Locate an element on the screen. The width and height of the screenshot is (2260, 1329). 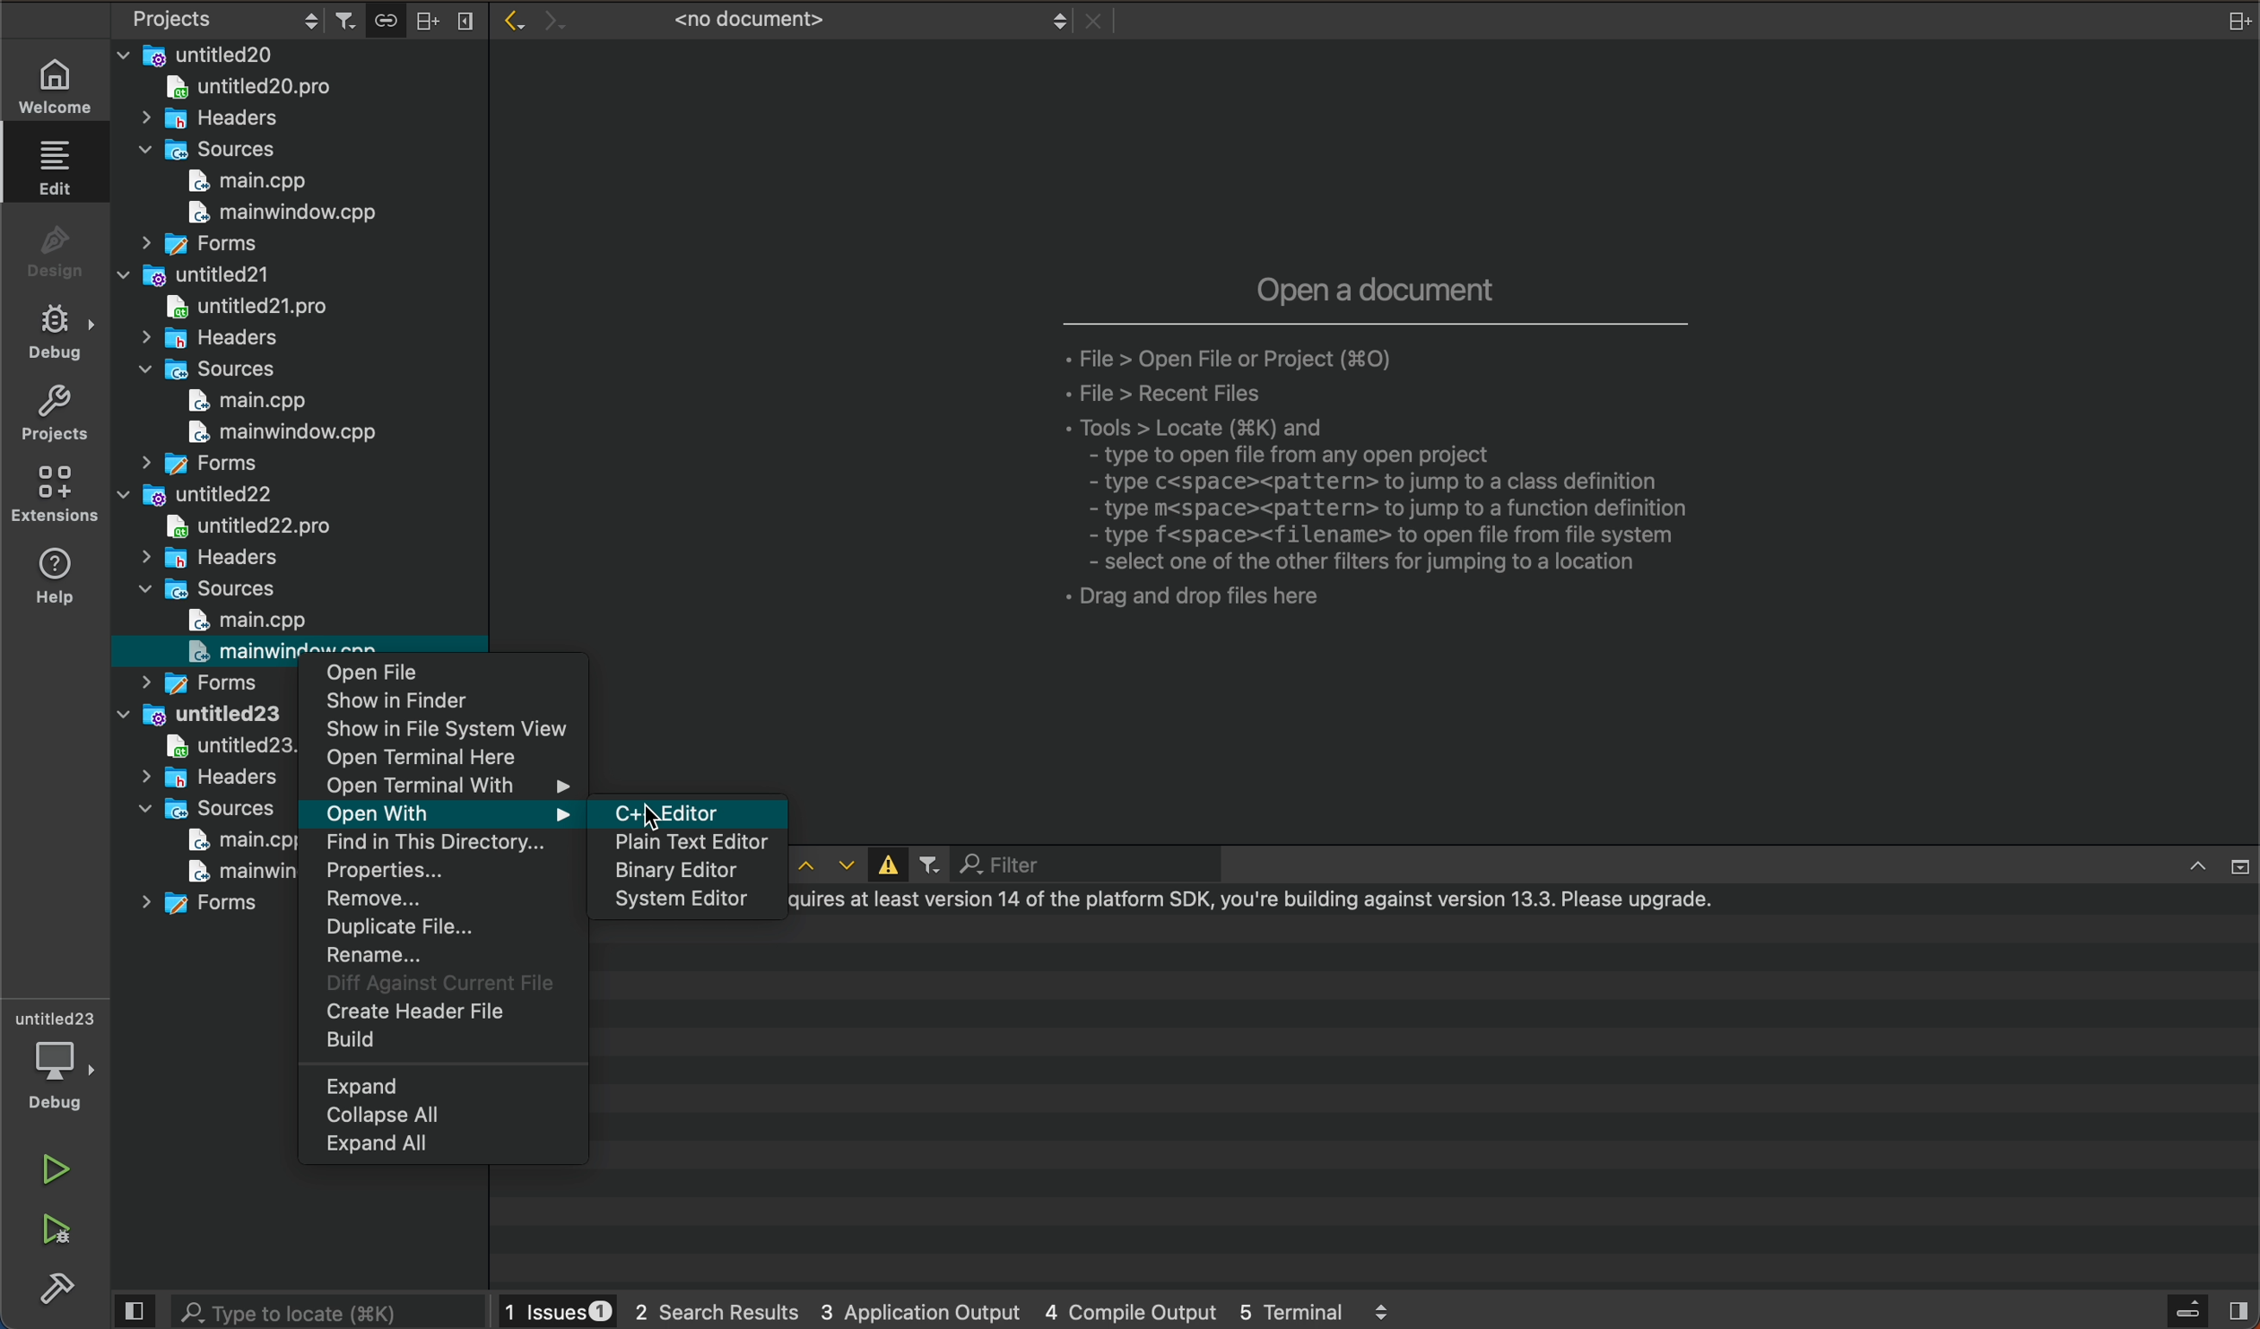
duplicate file is located at coordinates (442, 928).